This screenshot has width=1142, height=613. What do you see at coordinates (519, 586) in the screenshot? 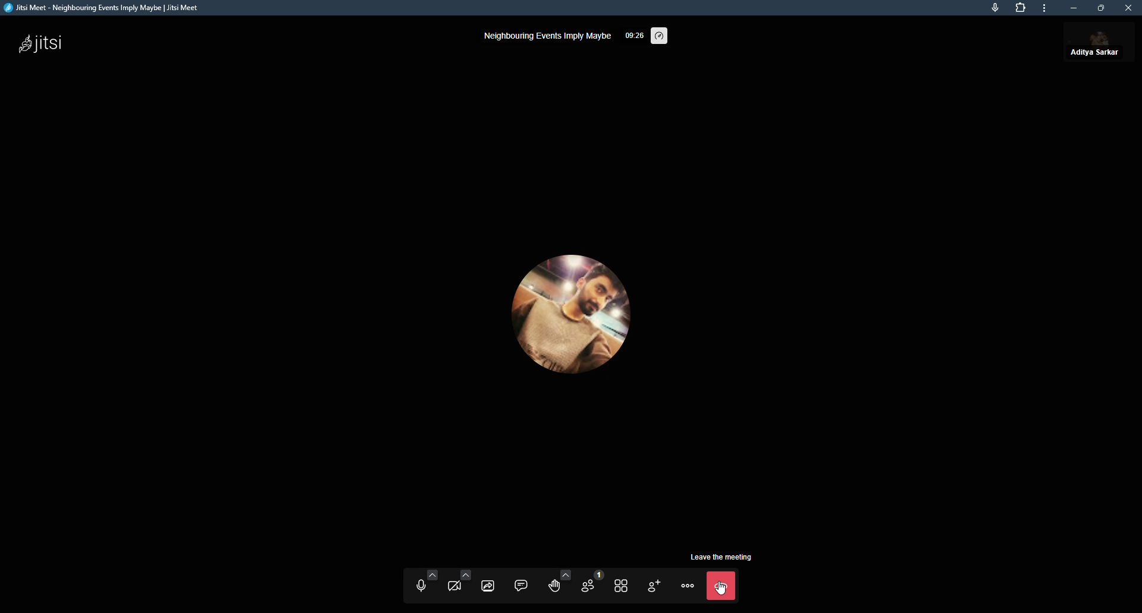
I see `open chat` at bounding box center [519, 586].